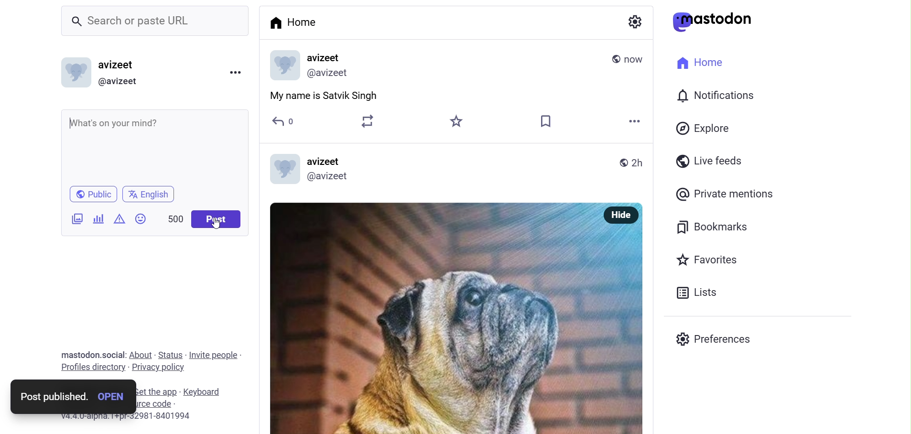 This screenshot has width=911, height=434. Describe the element at coordinates (718, 24) in the screenshot. I see `@astodon` at that location.